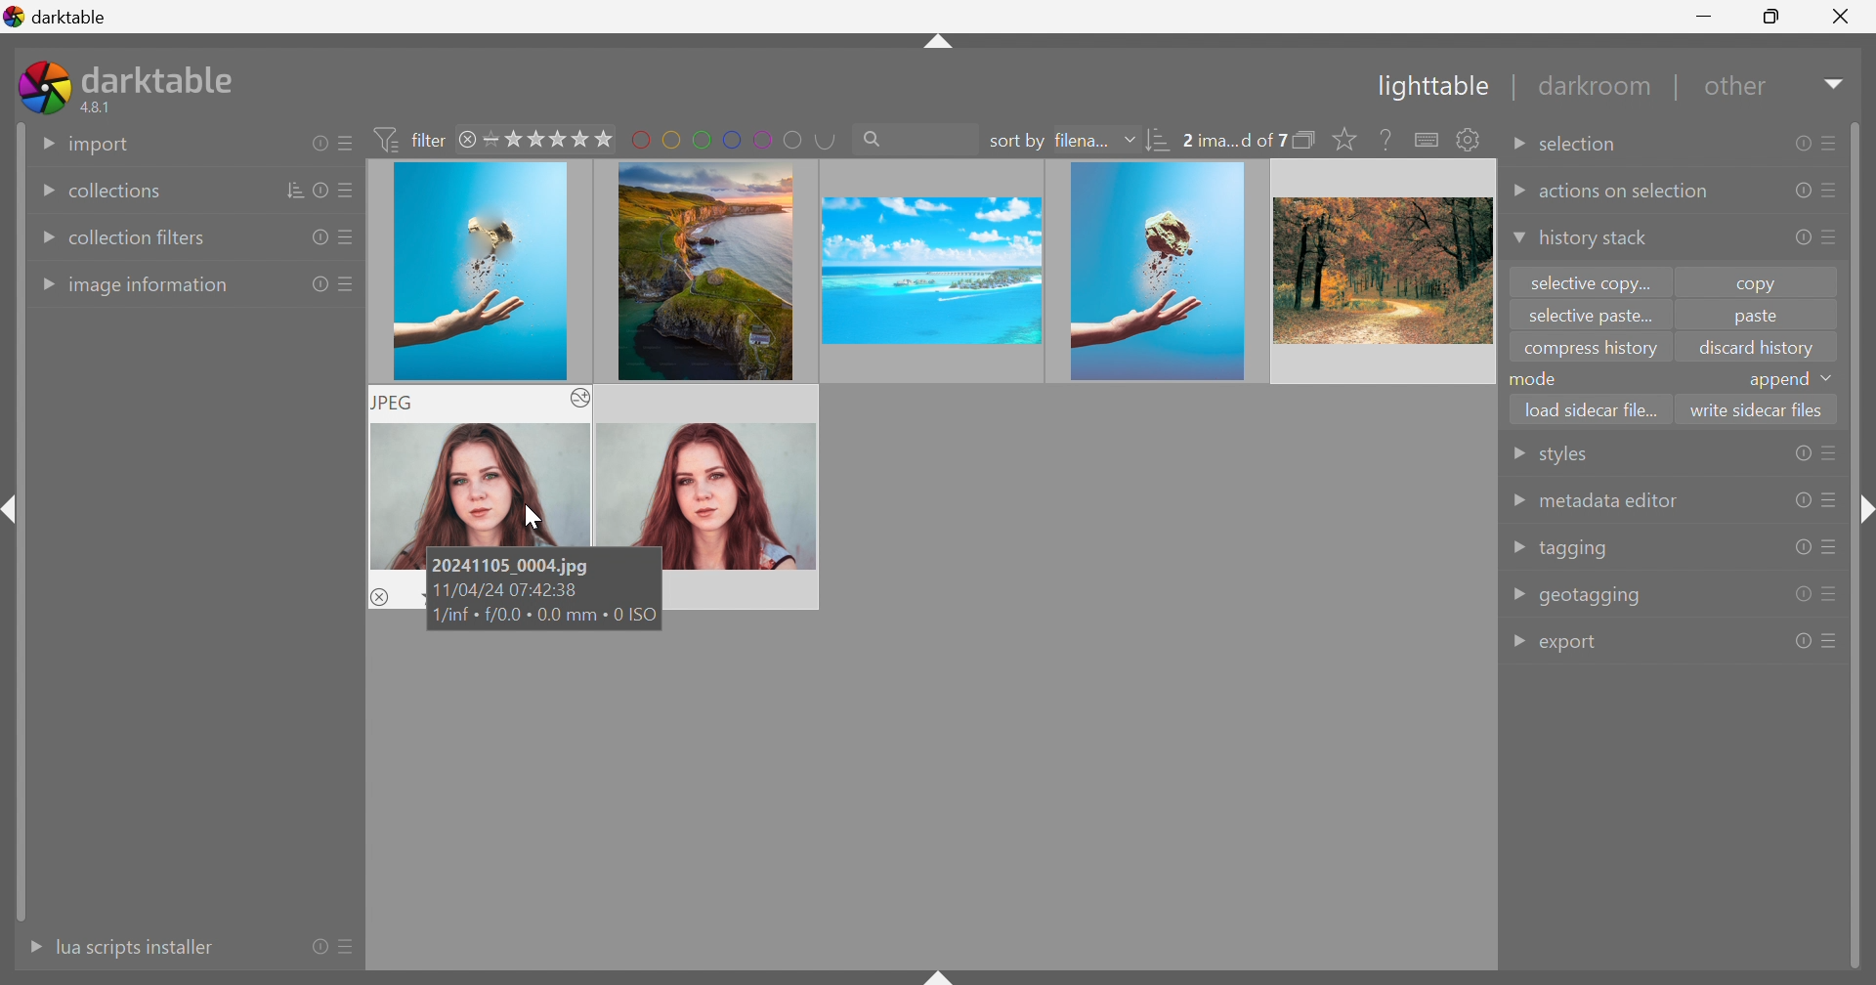  Describe the element at coordinates (1130, 139) in the screenshot. I see `Drop Down` at that location.